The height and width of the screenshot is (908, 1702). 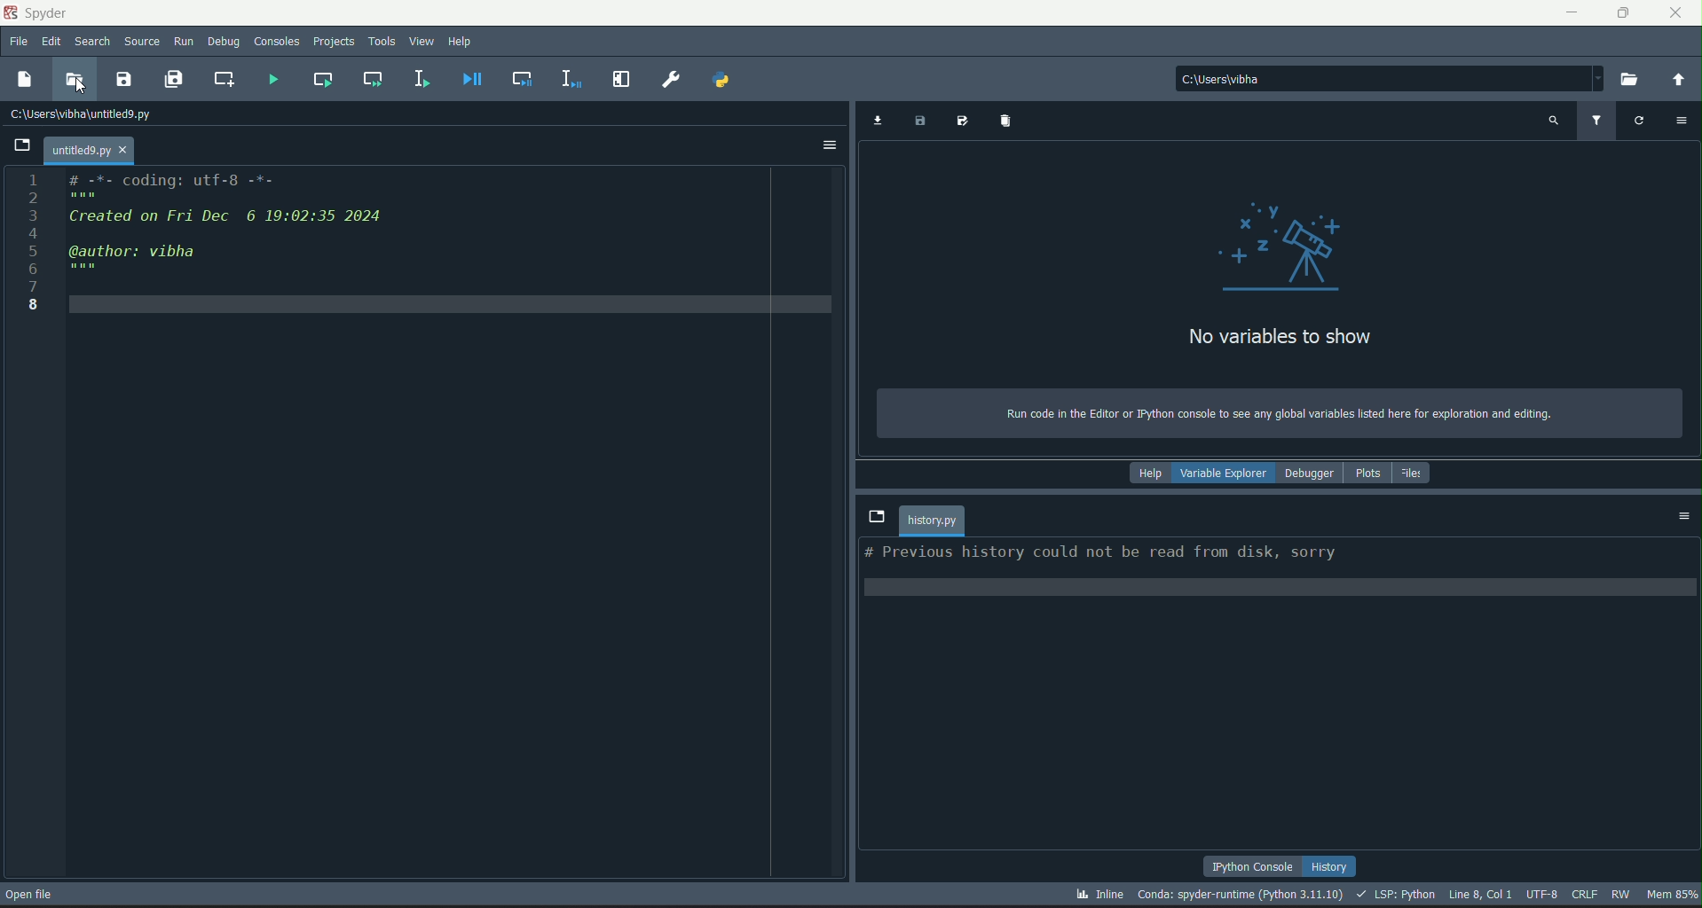 I want to click on import data, so click(x=877, y=122).